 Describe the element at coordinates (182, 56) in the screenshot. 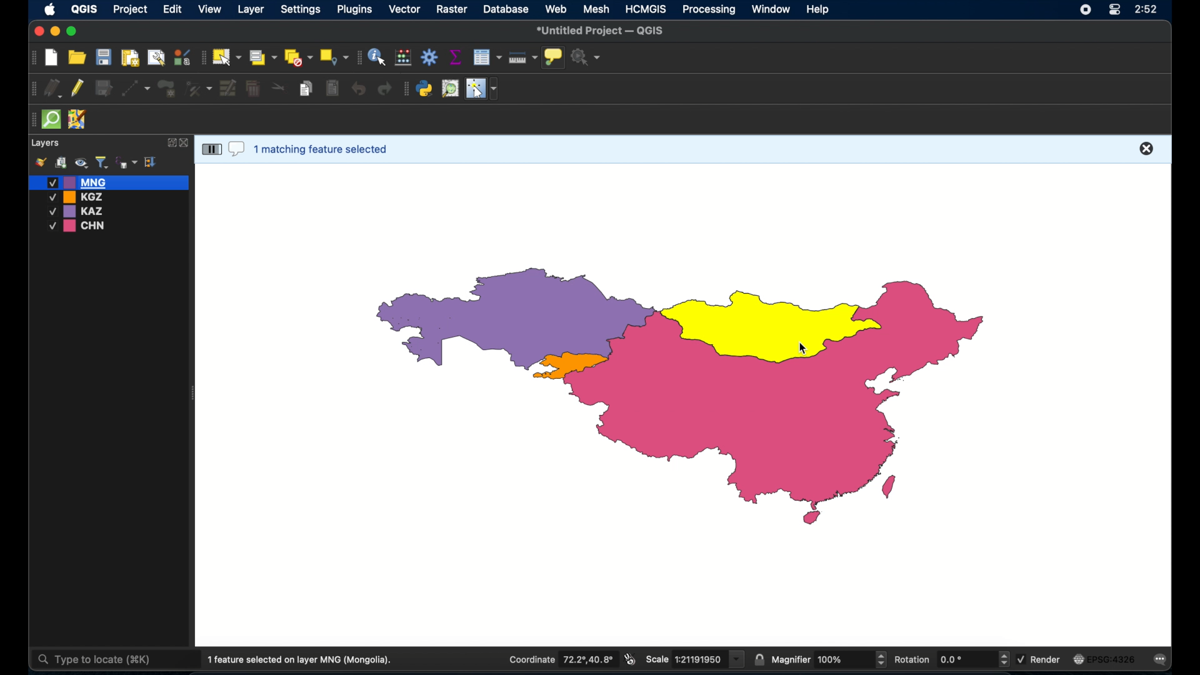

I see `style manager` at that location.